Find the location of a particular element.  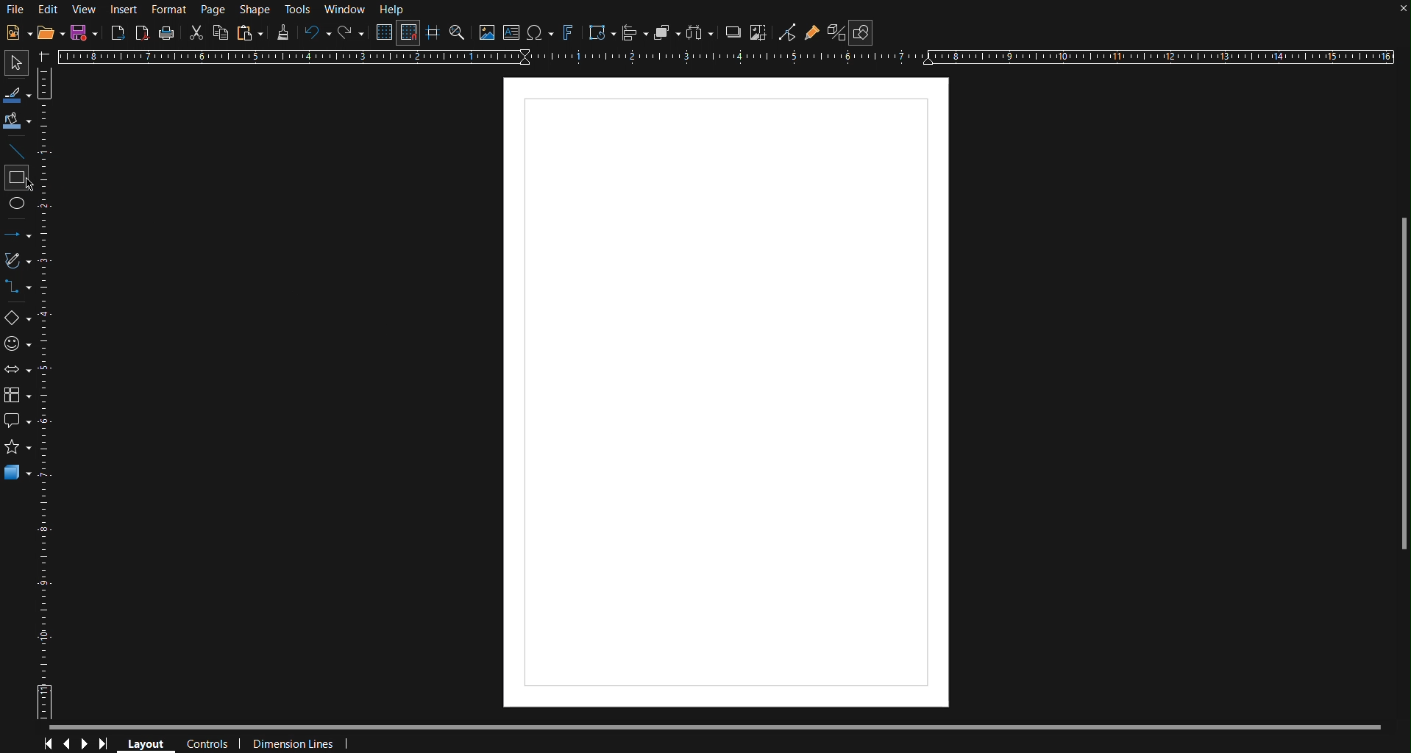

Page is located at coordinates (213, 10).